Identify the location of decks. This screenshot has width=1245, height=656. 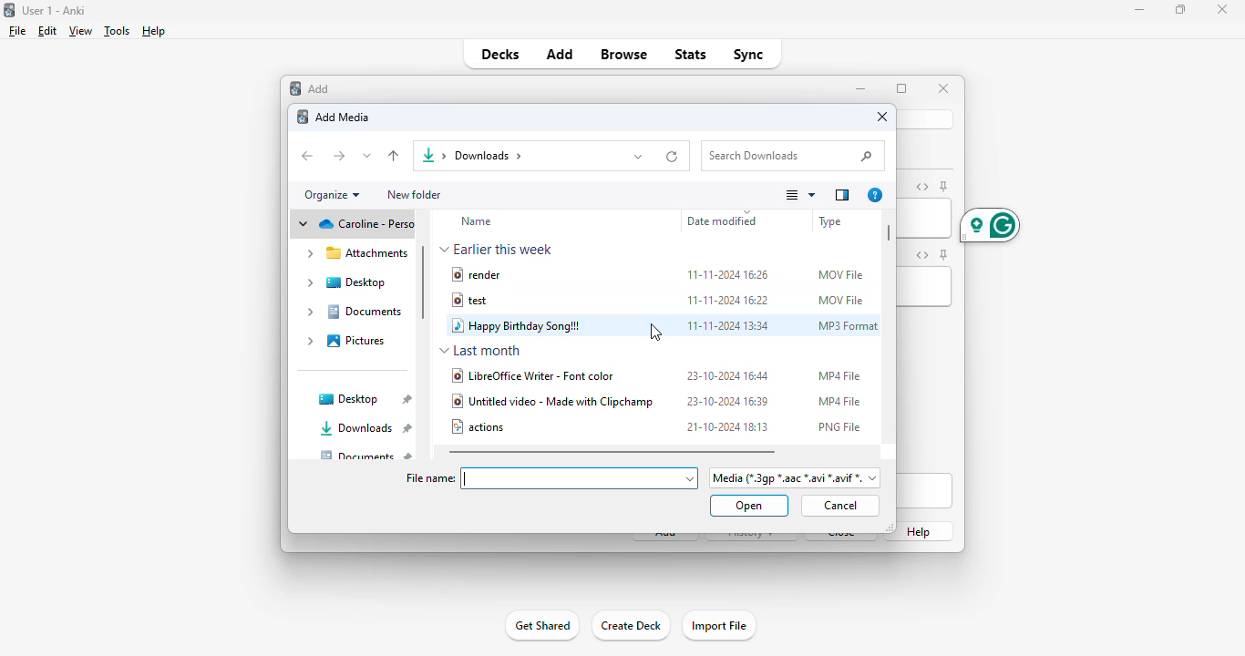
(501, 55).